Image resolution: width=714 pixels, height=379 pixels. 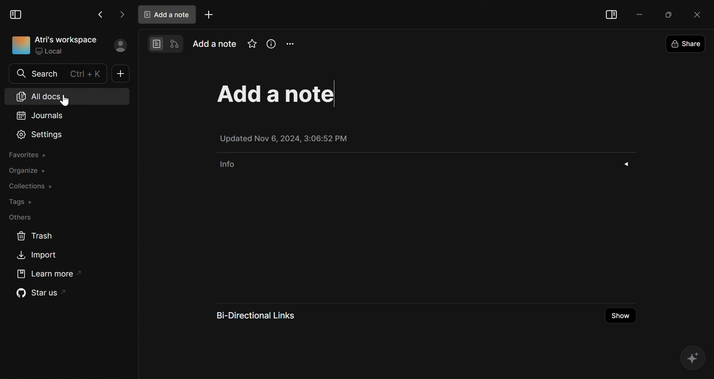 I want to click on Info, so click(x=271, y=44).